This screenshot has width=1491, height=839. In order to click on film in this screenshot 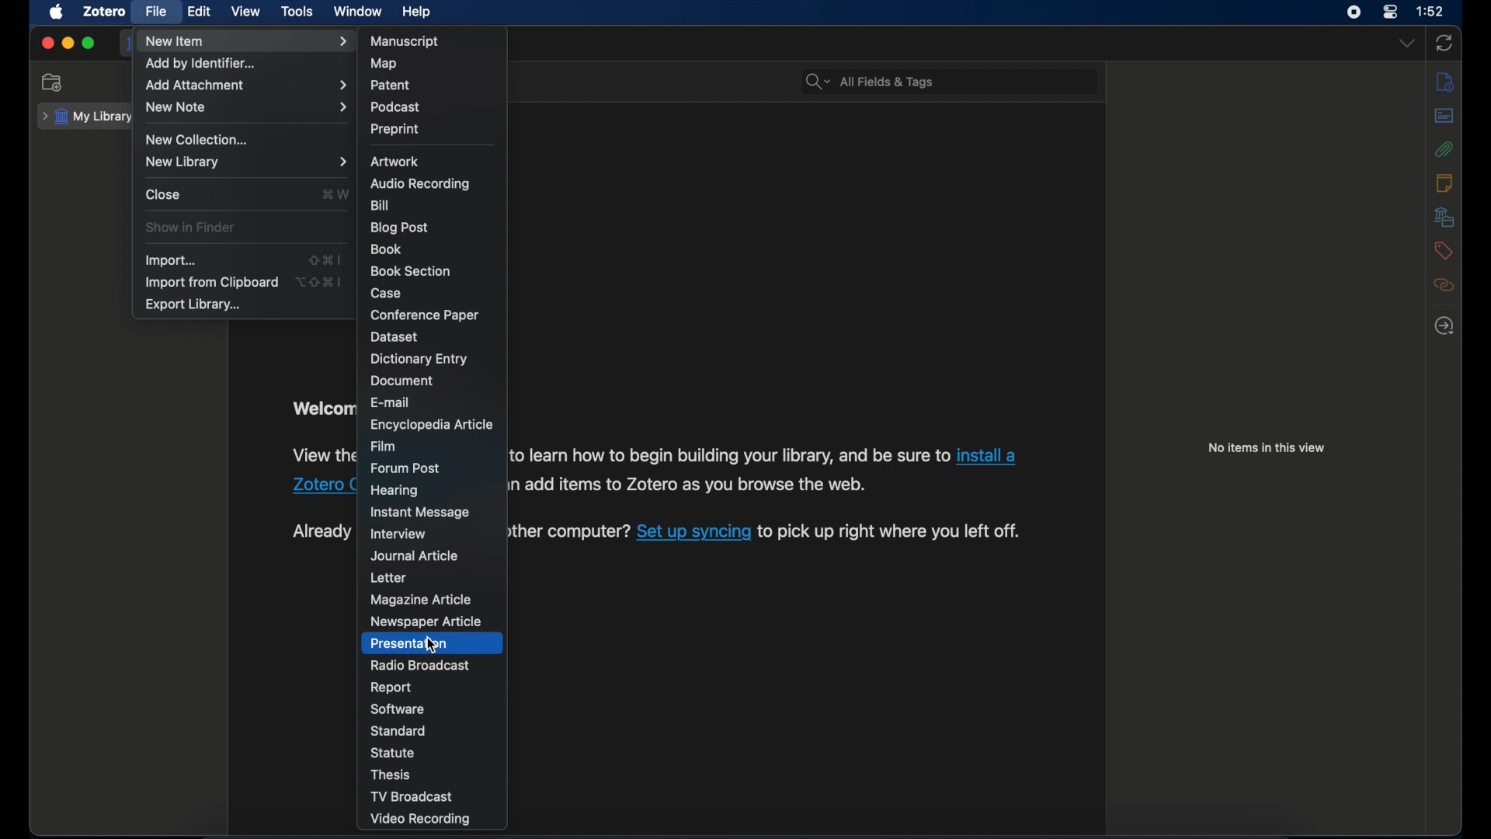, I will do `click(382, 446)`.